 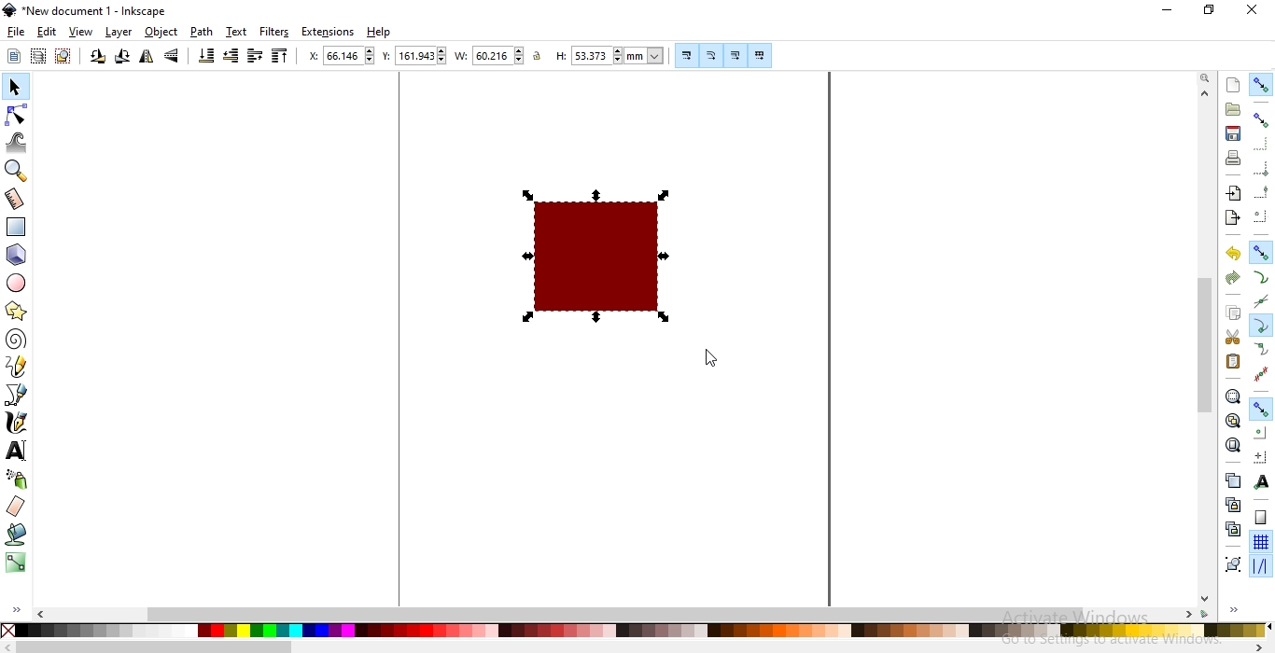 I want to click on filters, so click(x=275, y=32).